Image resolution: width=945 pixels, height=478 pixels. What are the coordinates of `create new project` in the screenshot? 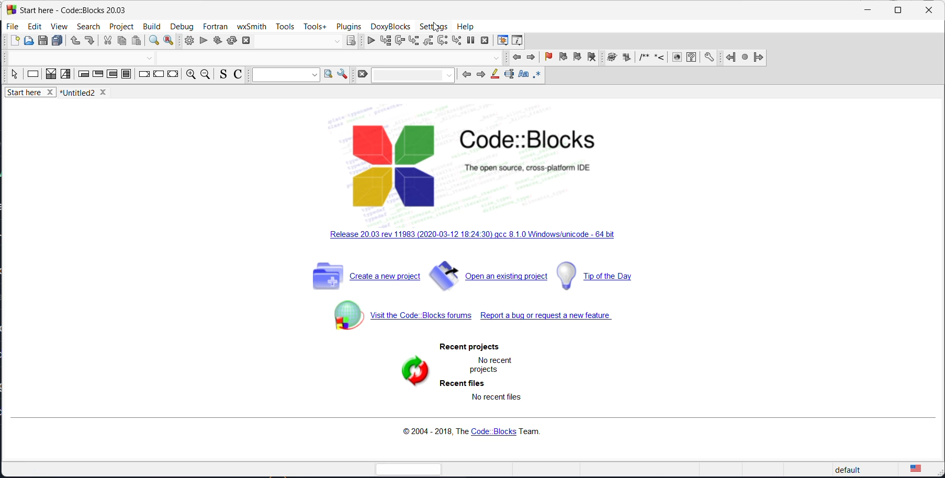 It's located at (363, 279).